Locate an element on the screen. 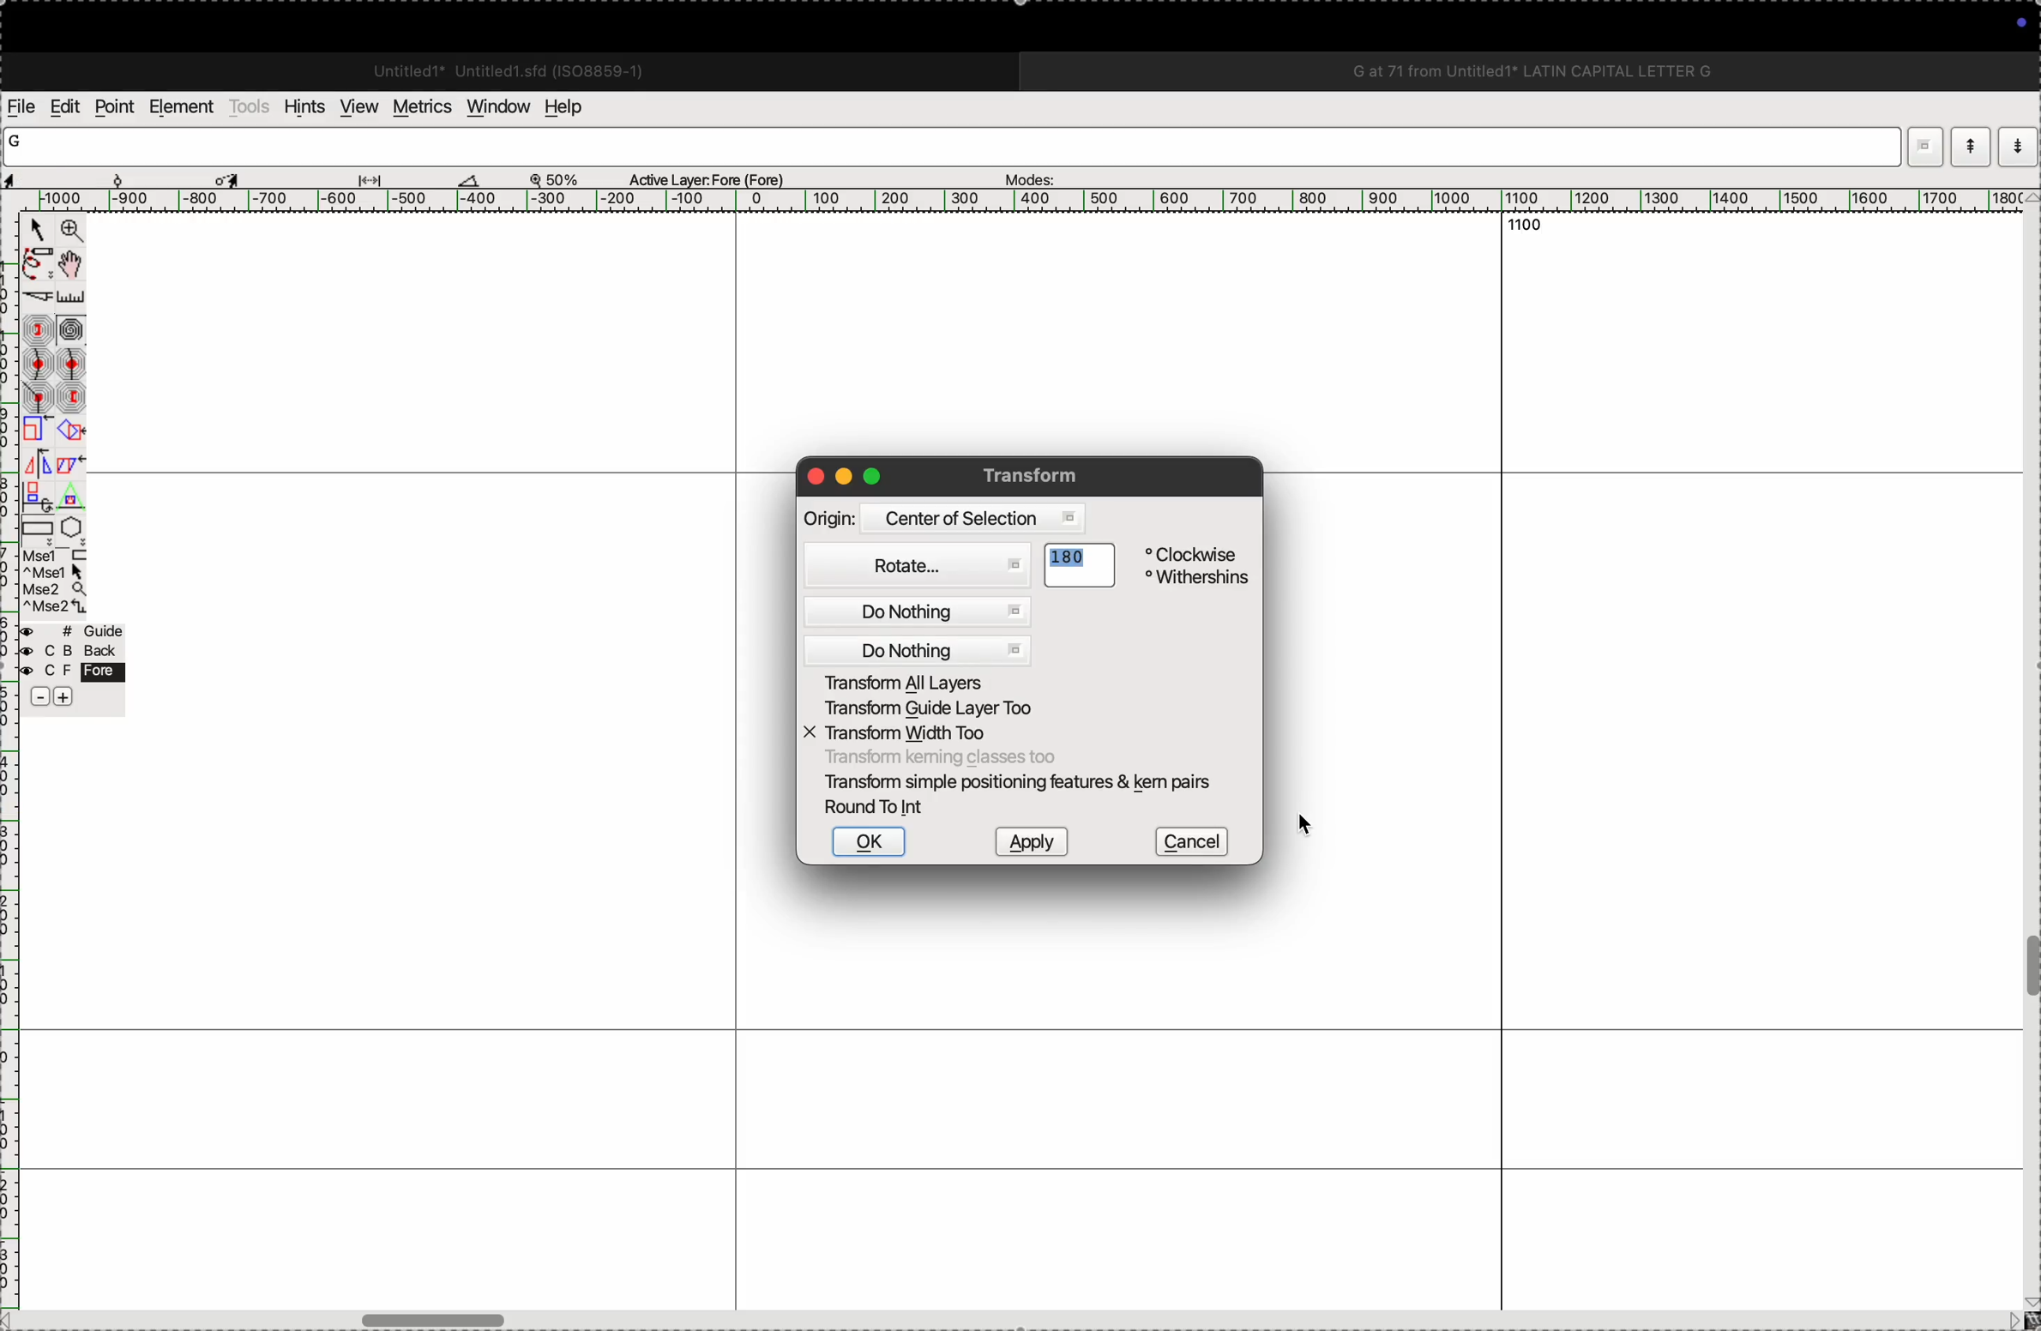  skew is located at coordinates (70, 465).